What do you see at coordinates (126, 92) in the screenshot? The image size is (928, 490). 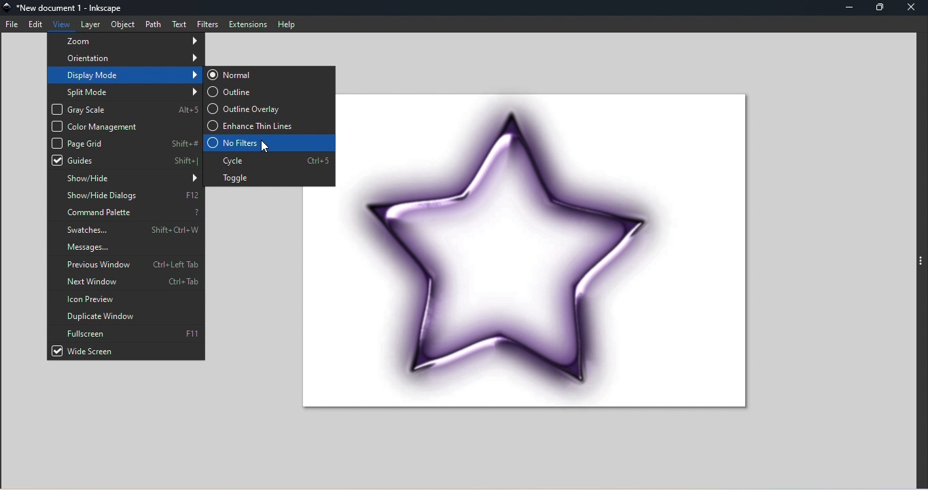 I see `Split mode` at bounding box center [126, 92].